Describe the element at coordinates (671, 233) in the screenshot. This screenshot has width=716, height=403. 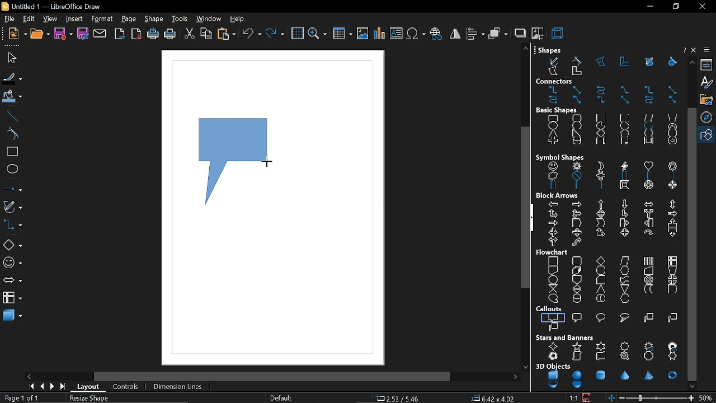
I see `down arrow callout` at that location.